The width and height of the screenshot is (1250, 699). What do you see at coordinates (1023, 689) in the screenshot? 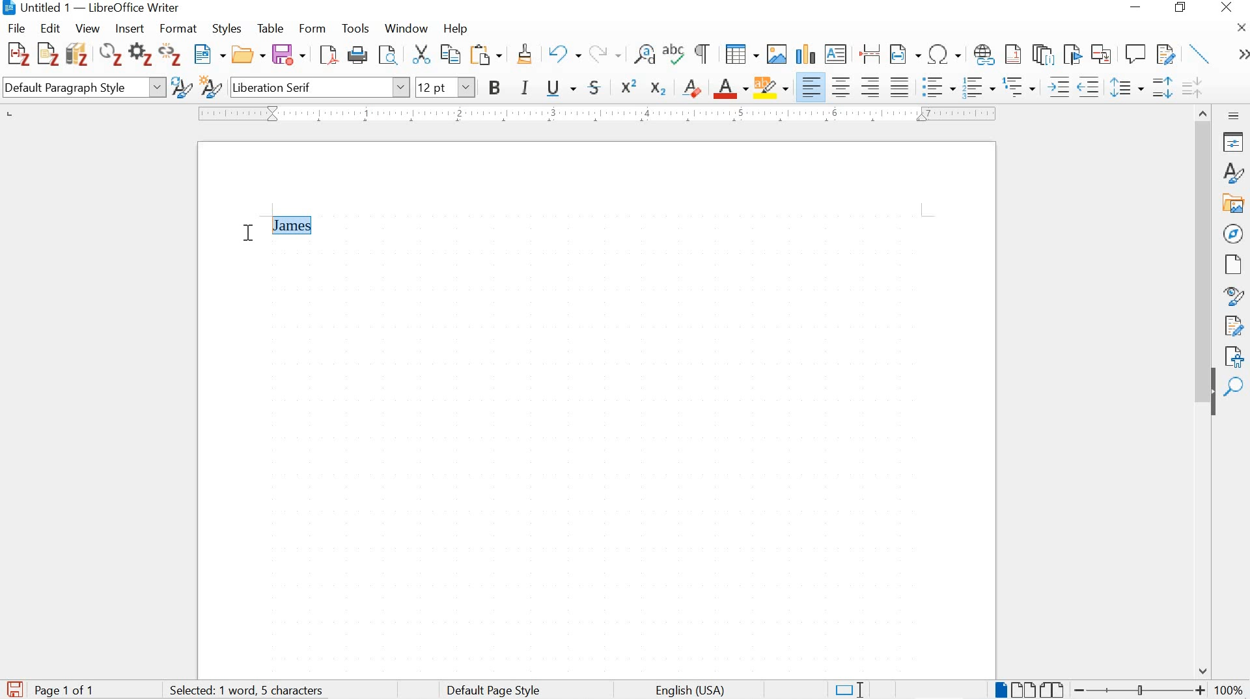
I see `multiple page view` at bounding box center [1023, 689].